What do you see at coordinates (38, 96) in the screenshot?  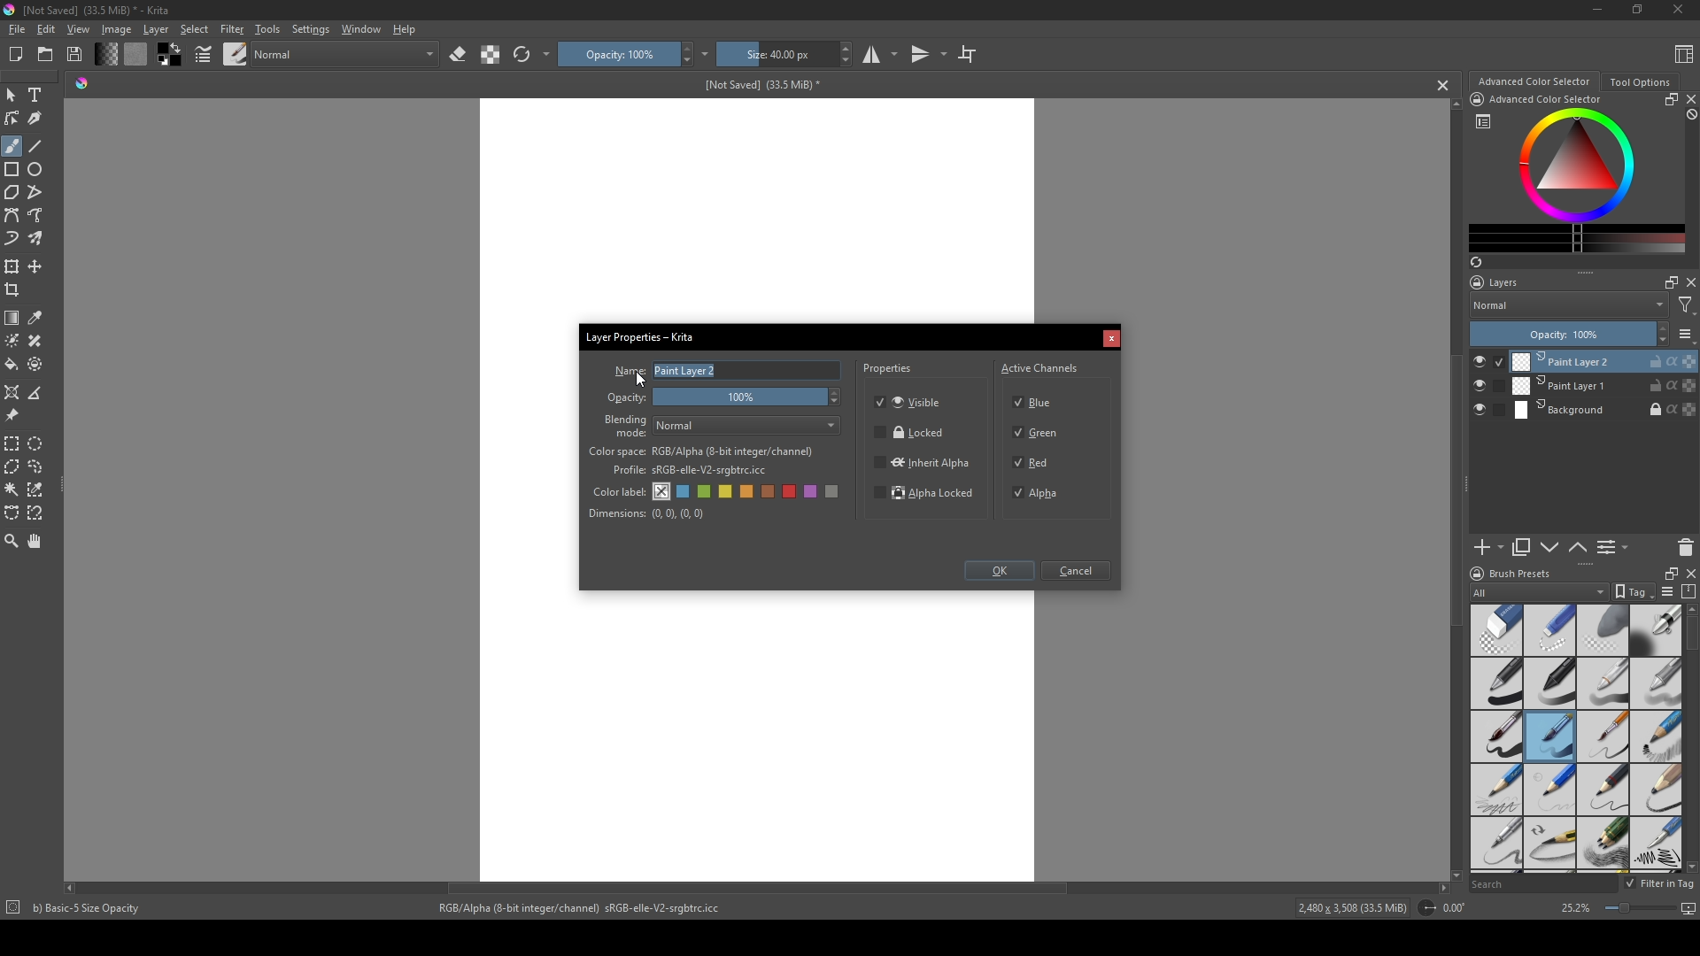 I see `Text` at bounding box center [38, 96].